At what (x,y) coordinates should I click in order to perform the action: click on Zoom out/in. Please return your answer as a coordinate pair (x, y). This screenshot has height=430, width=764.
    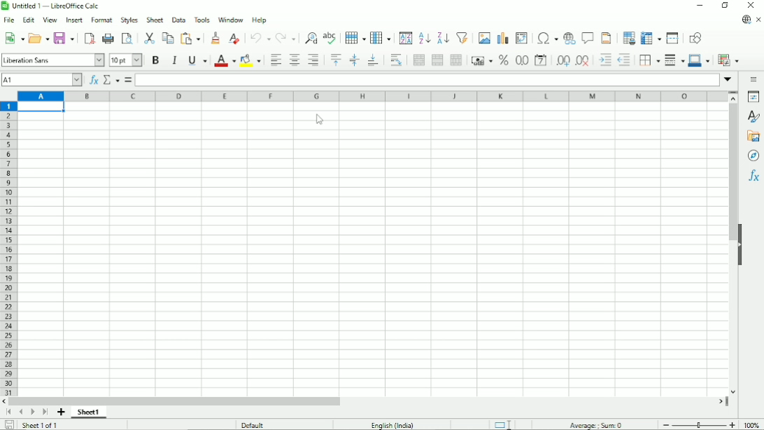
    Looking at the image, I should click on (700, 424).